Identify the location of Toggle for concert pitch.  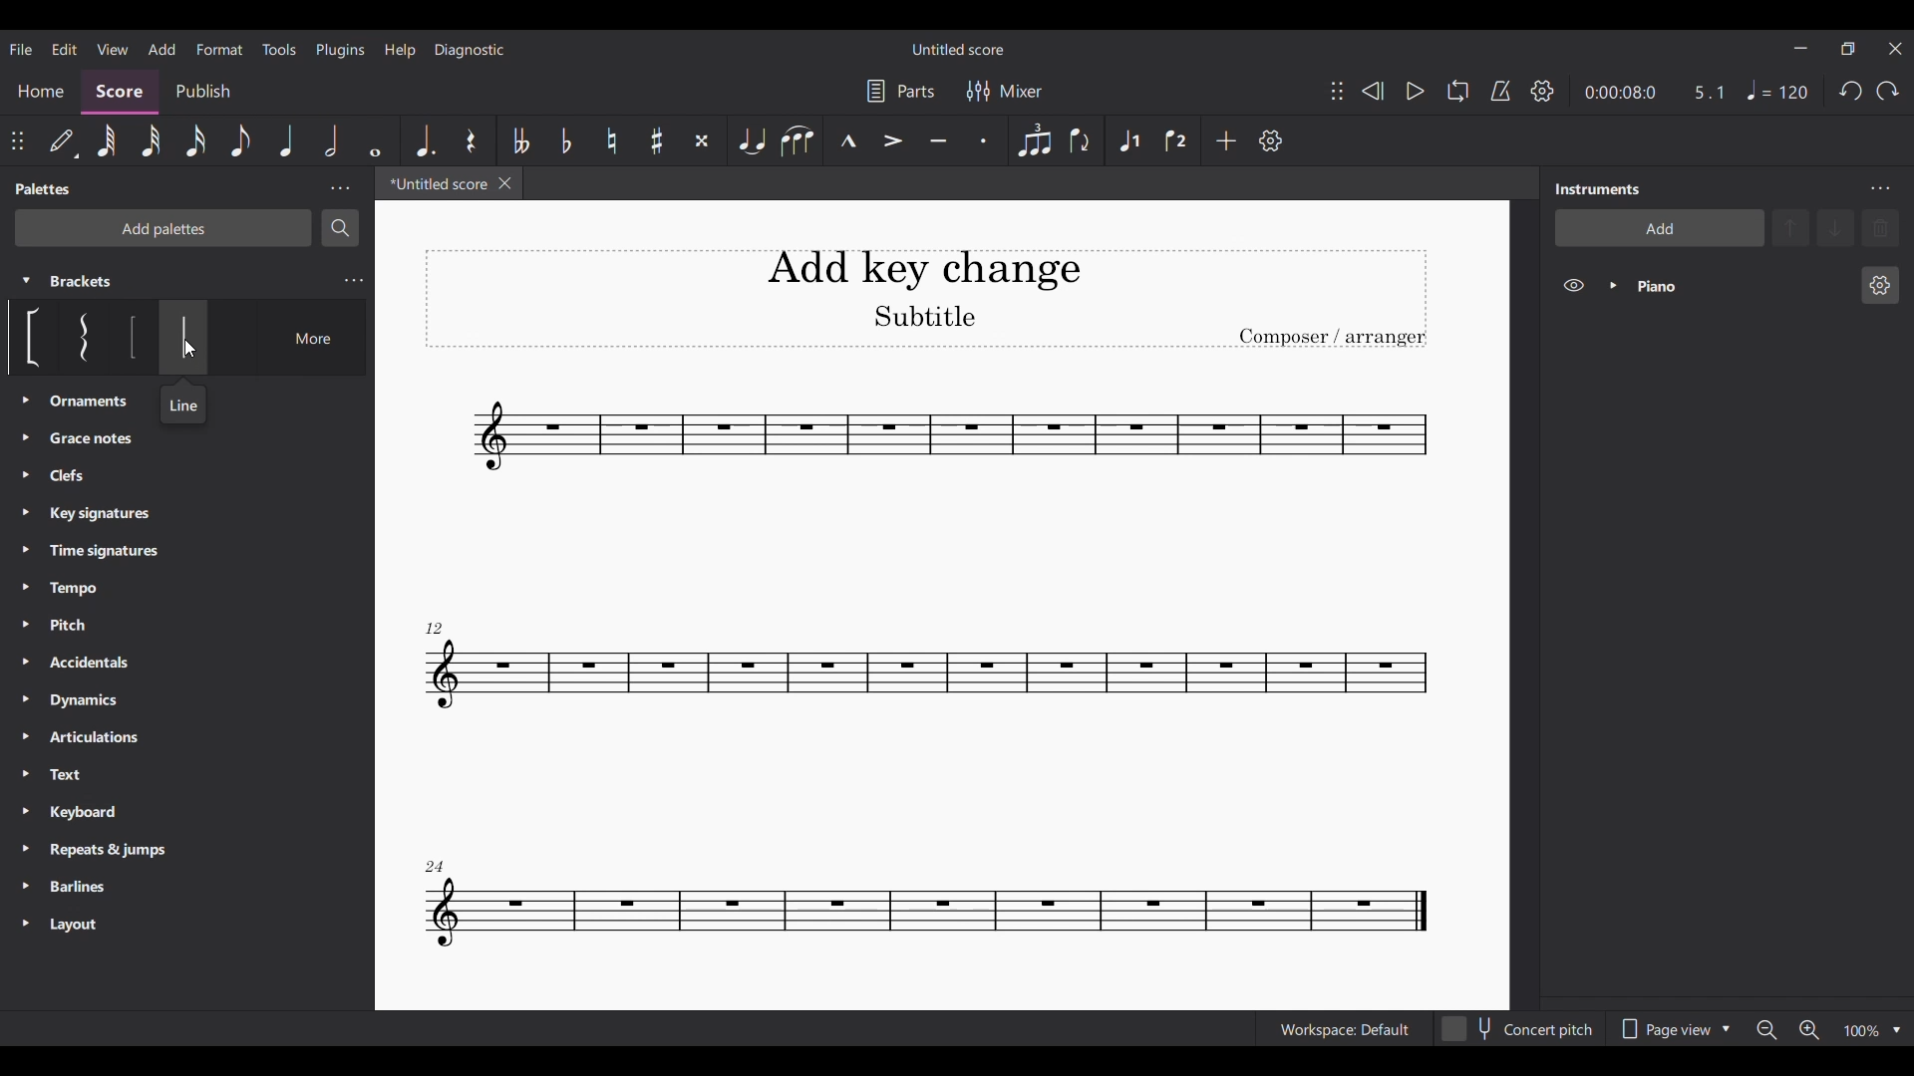
(1517, 1028).